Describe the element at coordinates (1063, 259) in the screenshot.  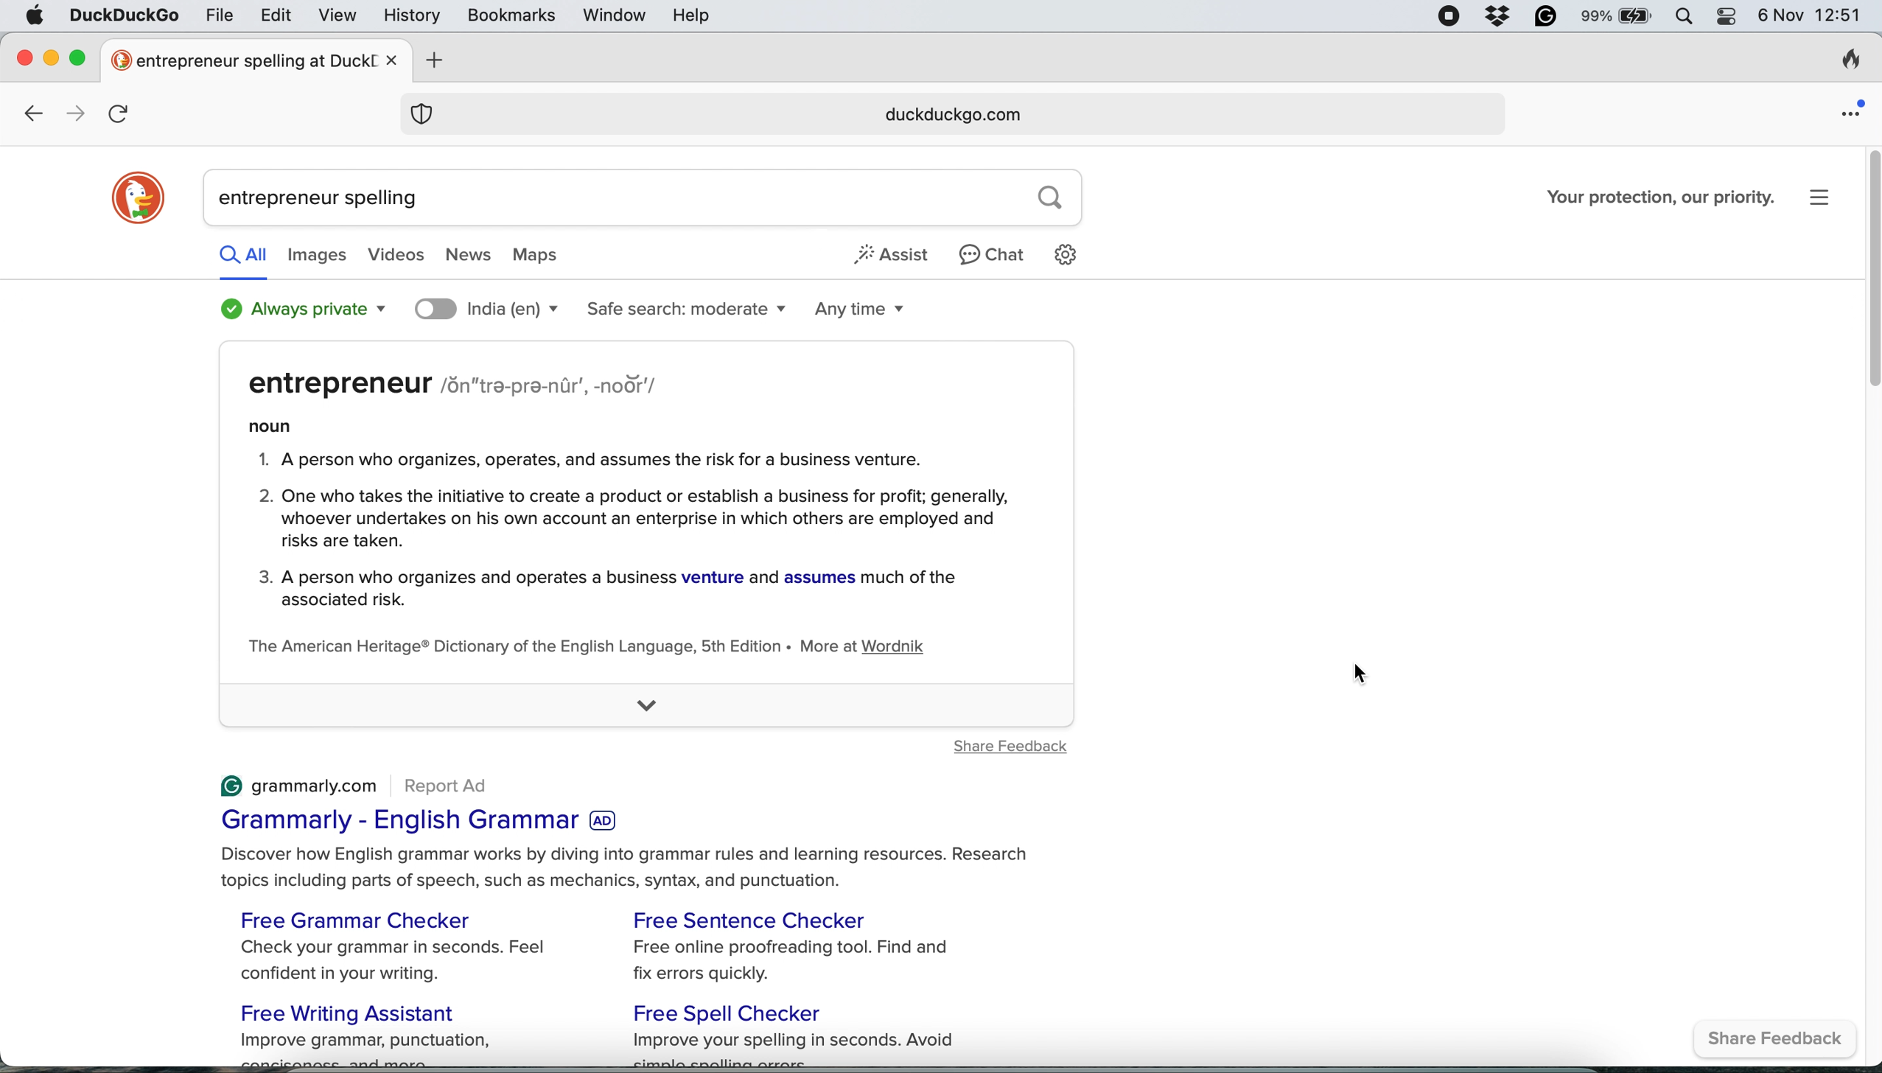
I see `settings` at that location.